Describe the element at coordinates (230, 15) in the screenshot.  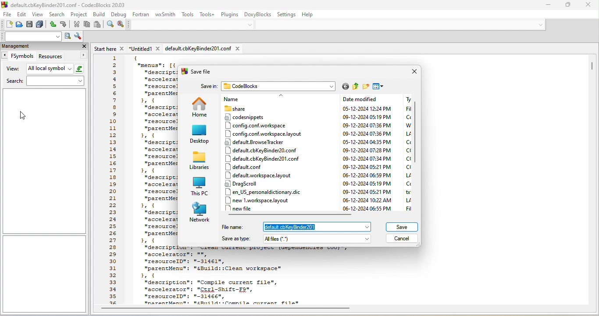
I see `plugins` at that location.